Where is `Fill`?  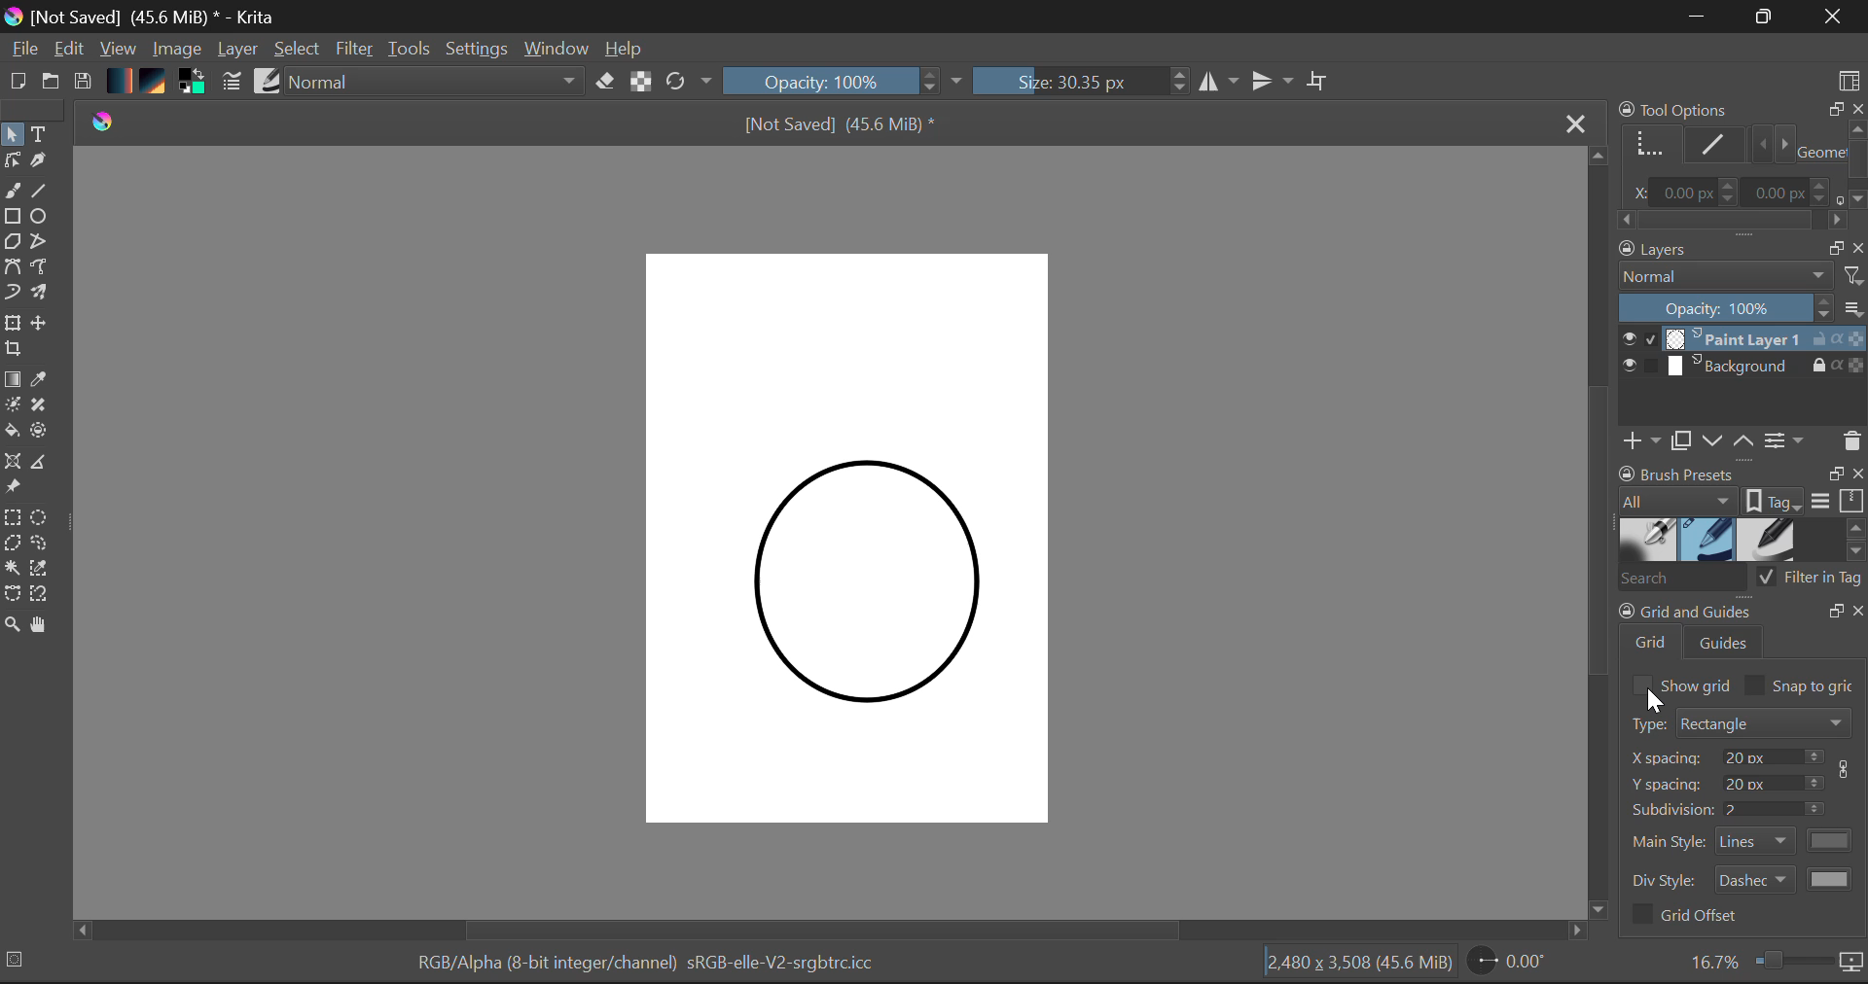 Fill is located at coordinates (12, 432).